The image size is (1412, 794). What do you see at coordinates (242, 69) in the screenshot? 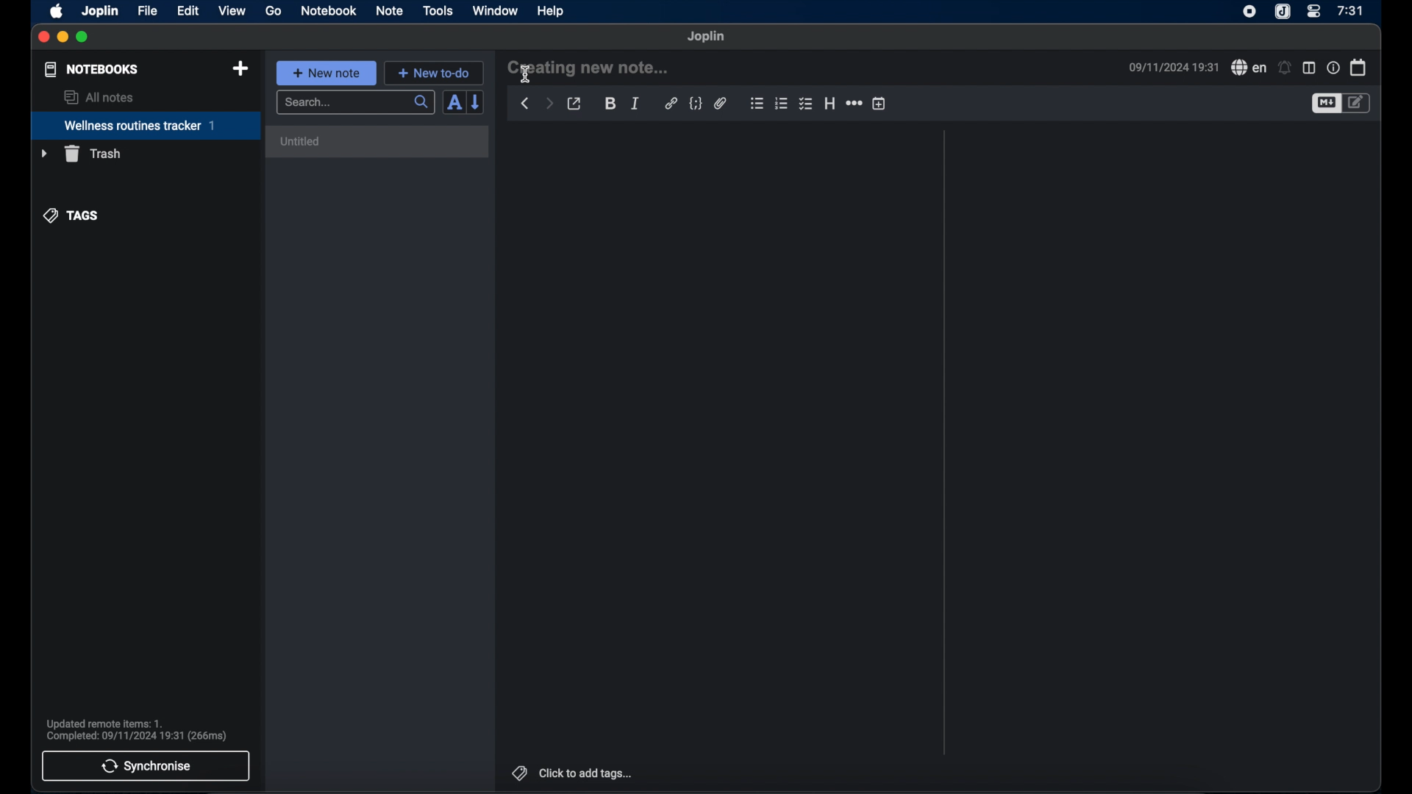
I see `new notebook` at bounding box center [242, 69].